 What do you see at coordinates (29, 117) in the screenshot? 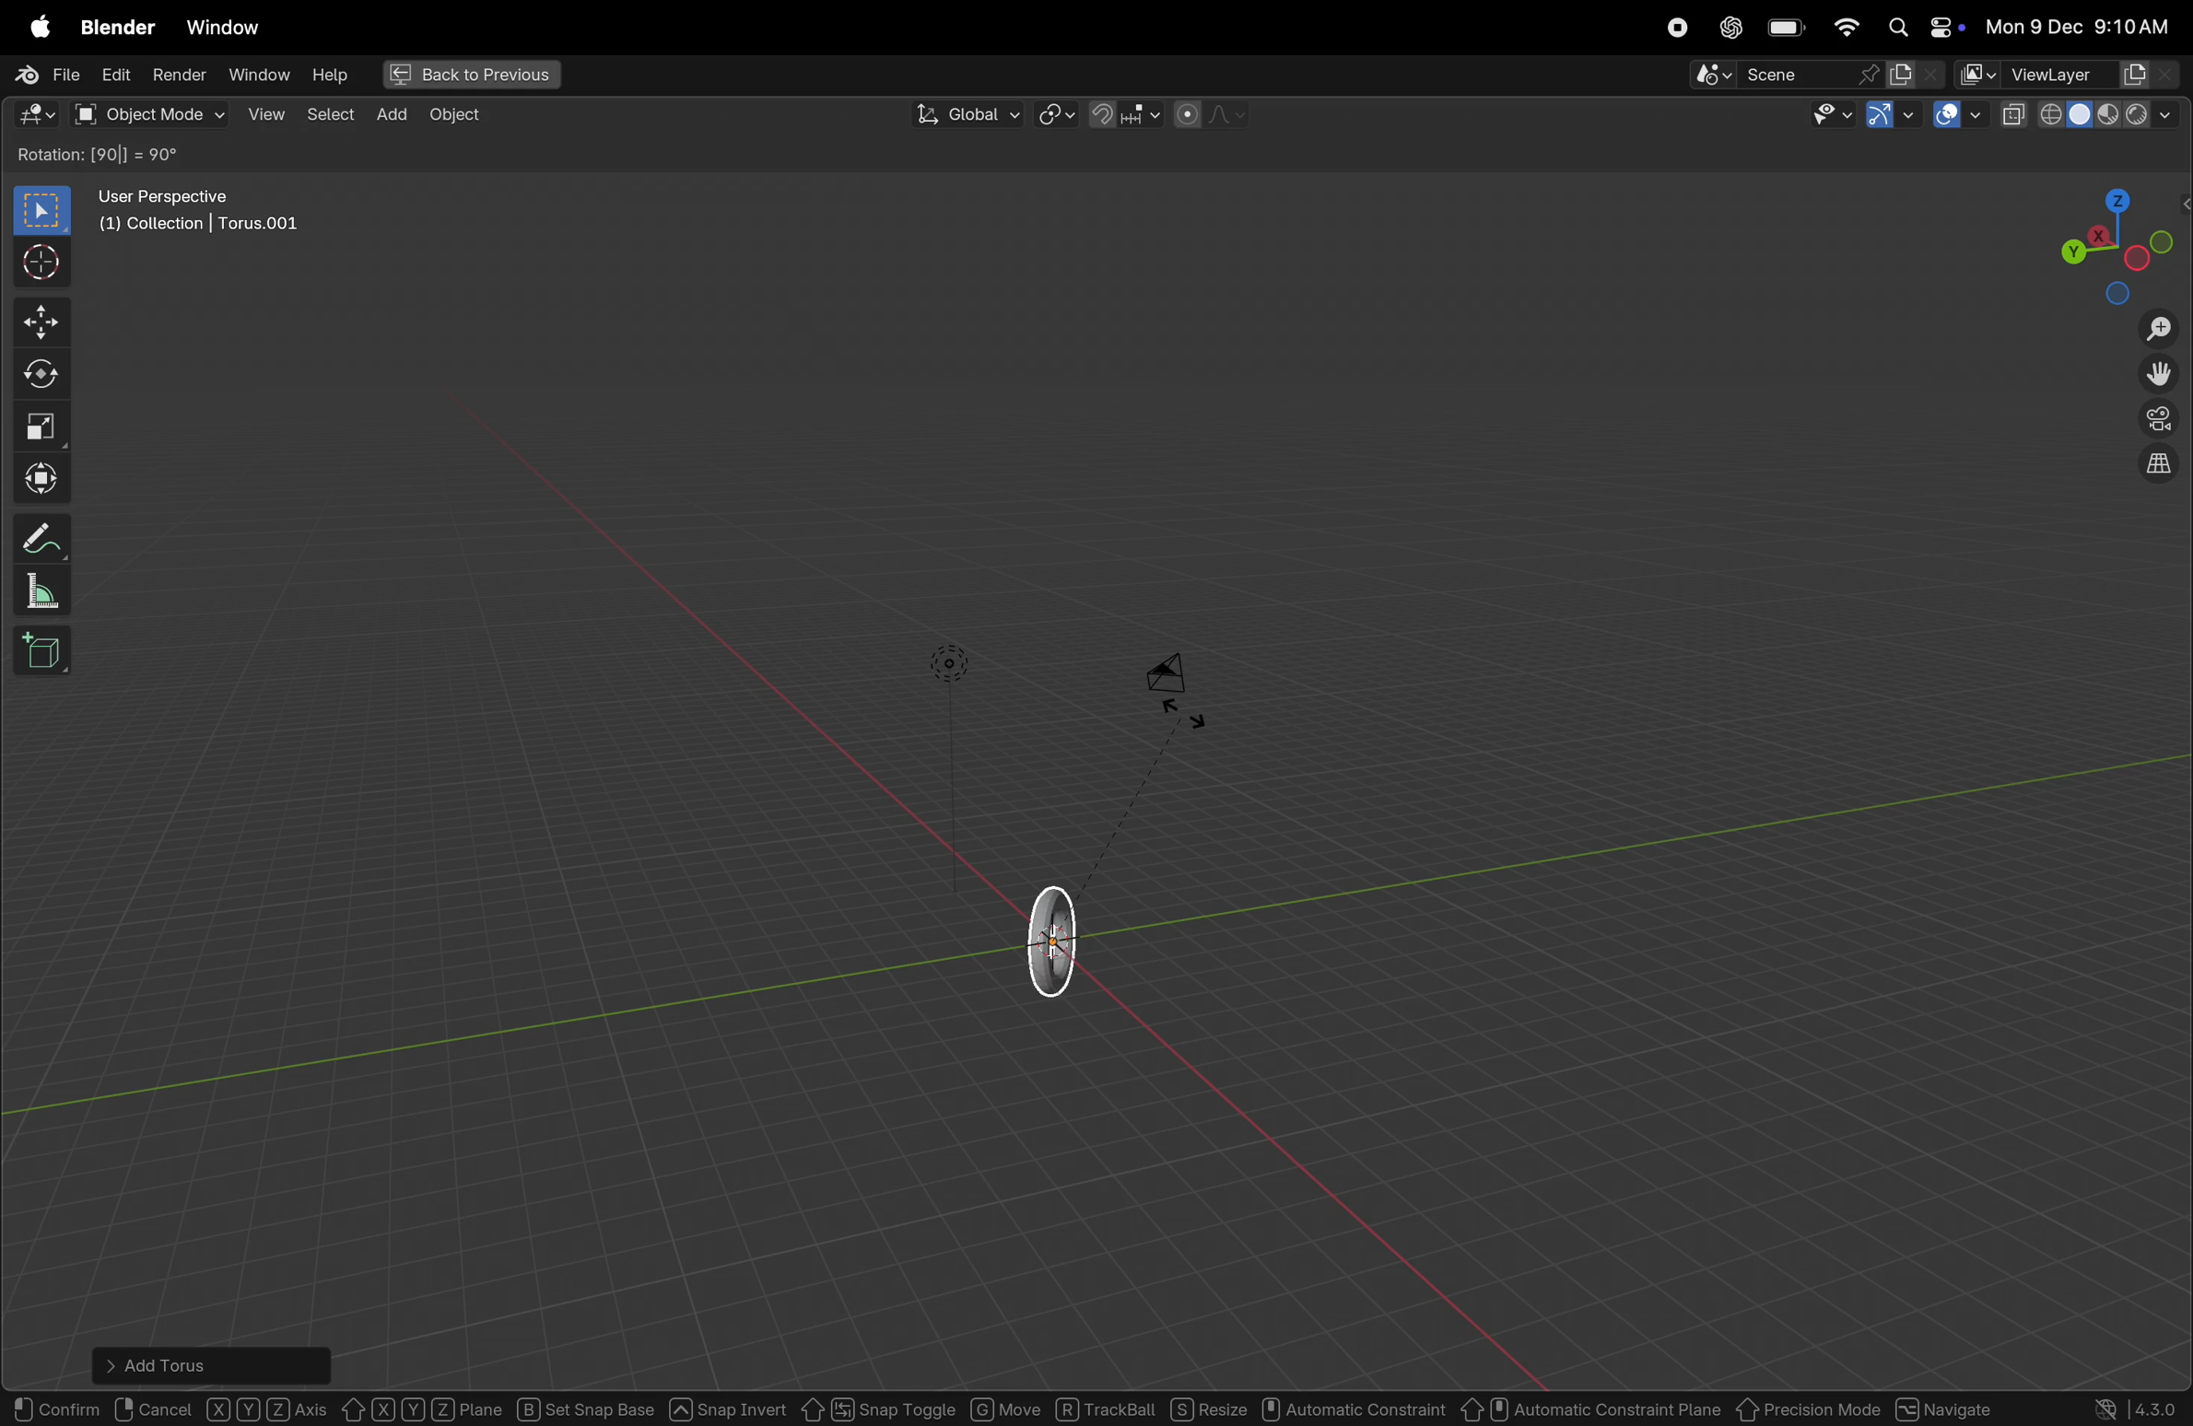
I see `editor type` at bounding box center [29, 117].